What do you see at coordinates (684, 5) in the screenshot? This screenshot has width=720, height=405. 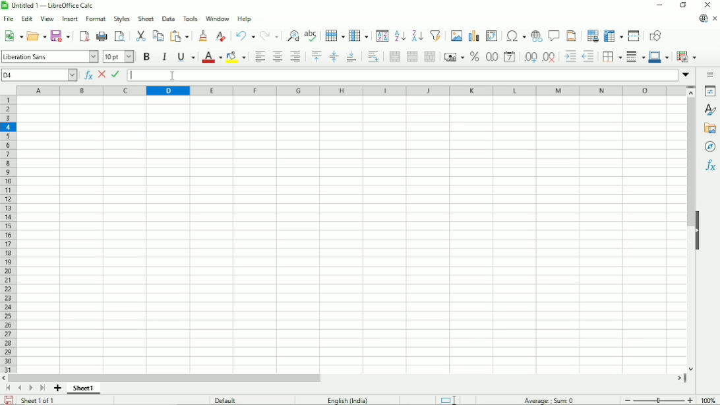 I see `Restore down` at bounding box center [684, 5].